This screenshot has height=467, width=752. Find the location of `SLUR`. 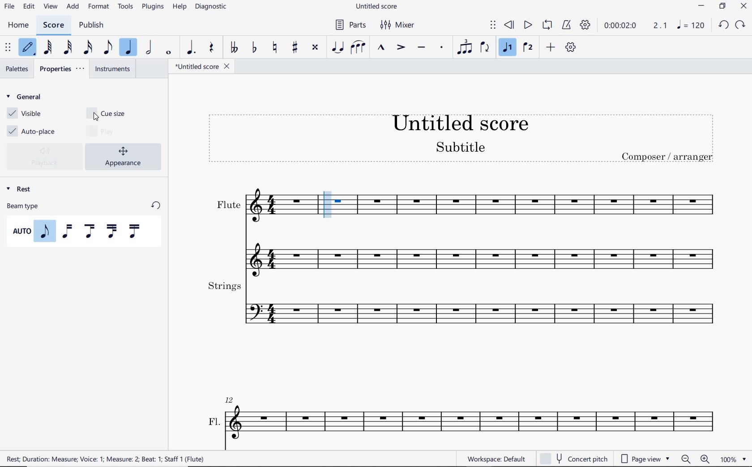

SLUR is located at coordinates (357, 47).